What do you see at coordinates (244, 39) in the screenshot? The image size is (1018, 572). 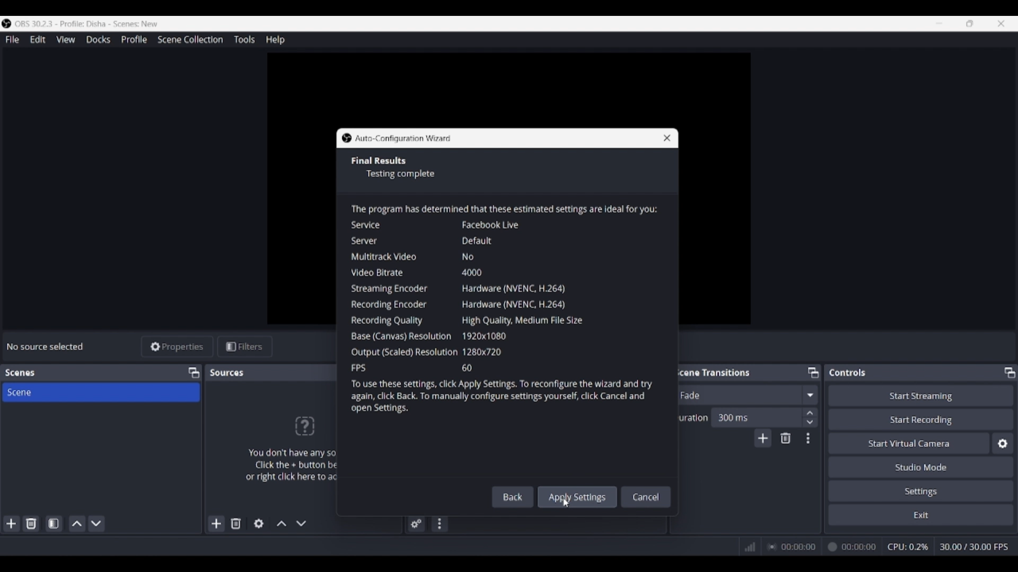 I see `Tools menu` at bounding box center [244, 39].